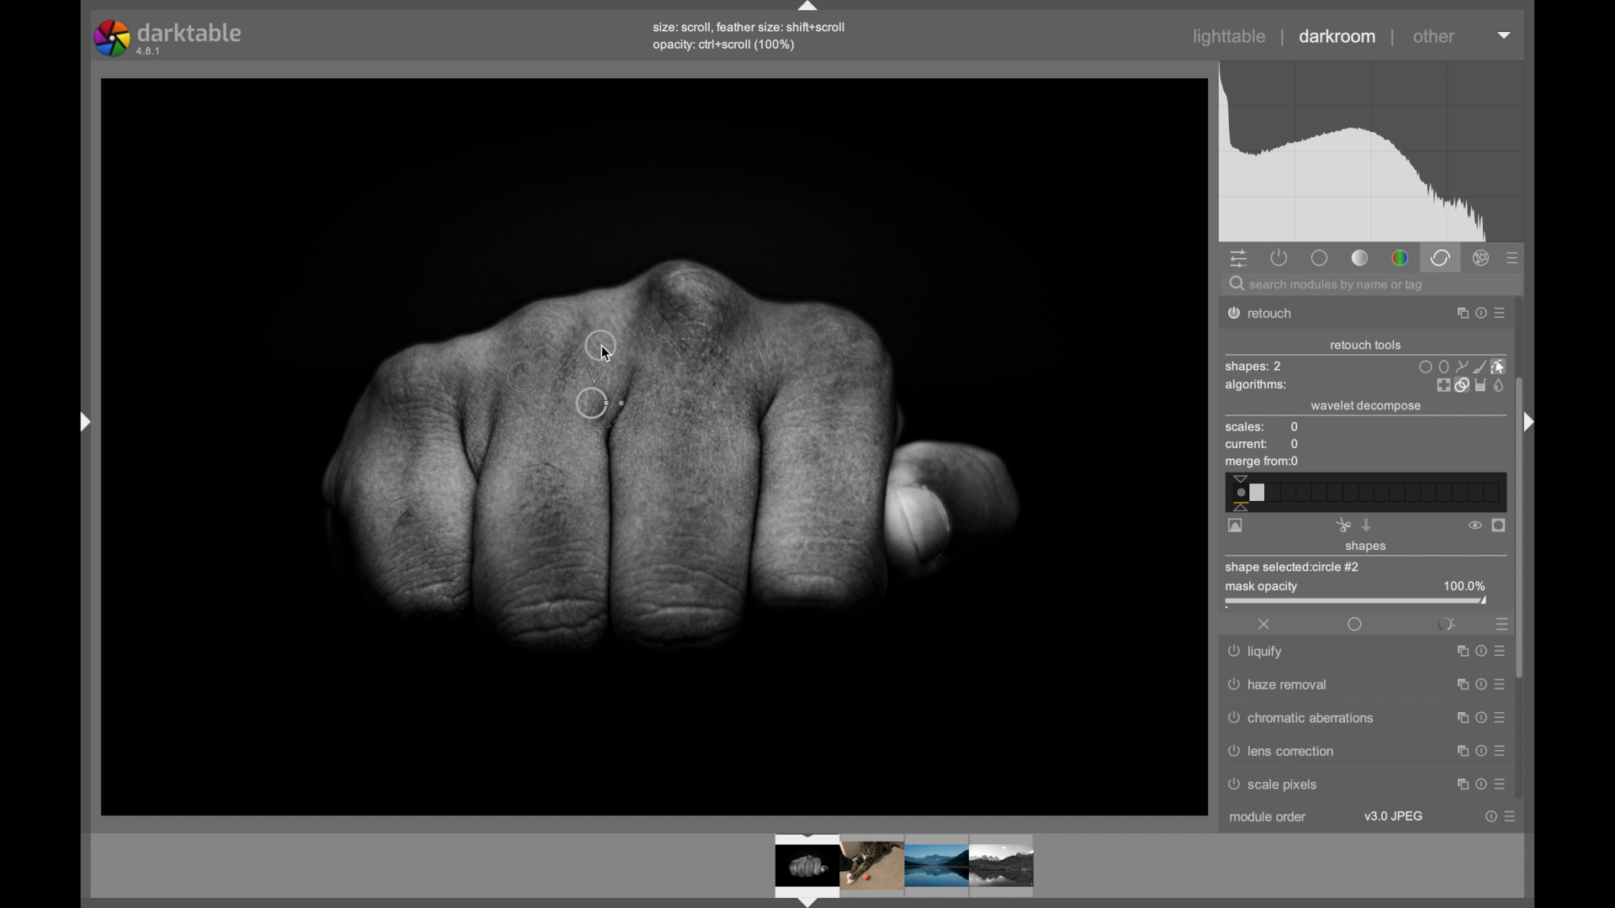 Image resolution: width=1615 pixels, height=908 pixels. I want to click on color, so click(1400, 259).